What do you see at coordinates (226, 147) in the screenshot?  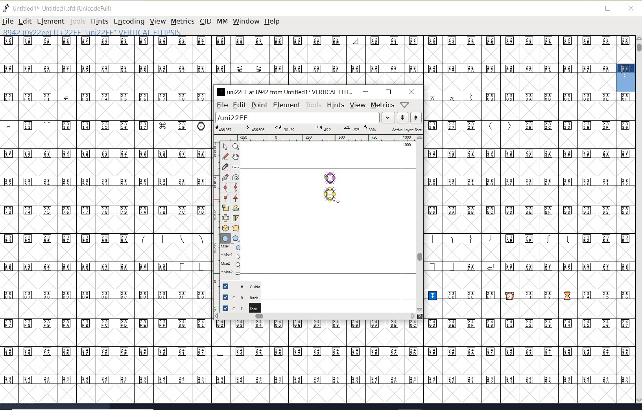 I see `pointer` at bounding box center [226, 147].